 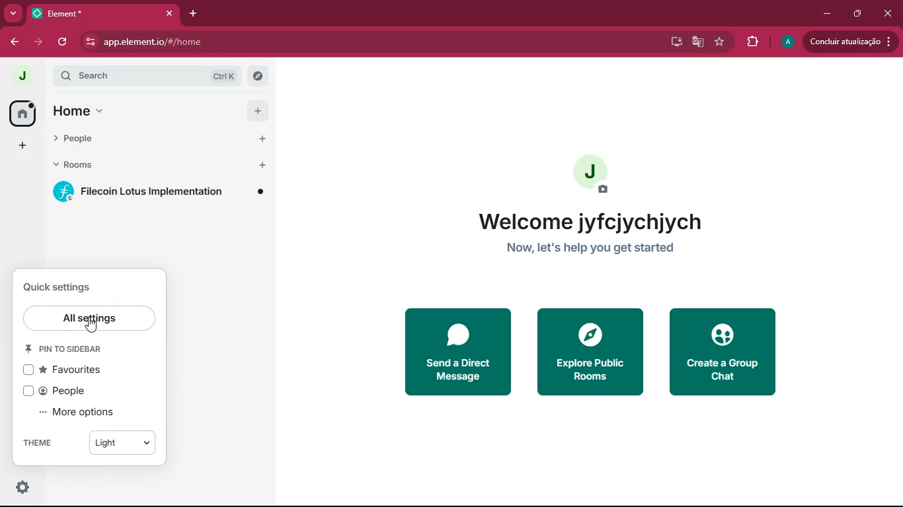 What do you see at coordinates (698, 42) in the screenshot?
I see `google translate` at bounding box center [698, 42].